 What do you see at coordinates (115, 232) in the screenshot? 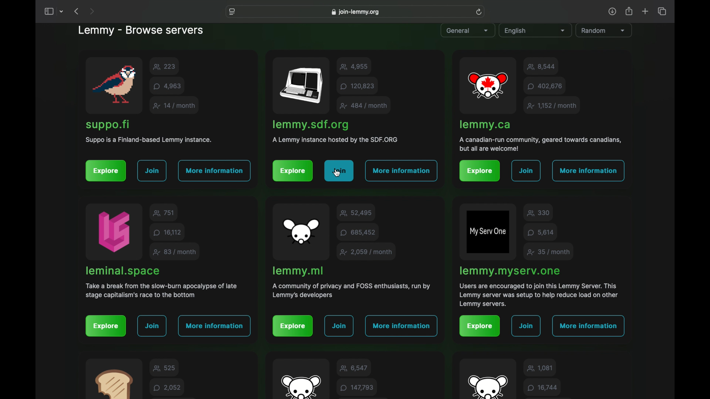
I see `server icon` at bounding box center [115, 232].